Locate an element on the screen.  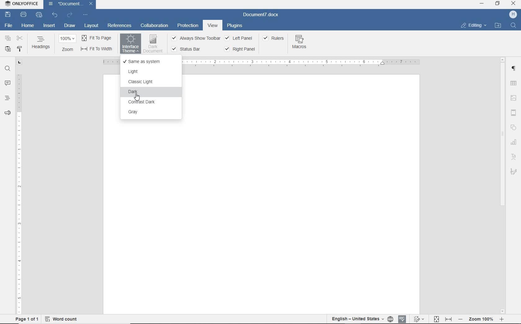
OPEN FILE LOCATION is located at coordinates (499, 26).